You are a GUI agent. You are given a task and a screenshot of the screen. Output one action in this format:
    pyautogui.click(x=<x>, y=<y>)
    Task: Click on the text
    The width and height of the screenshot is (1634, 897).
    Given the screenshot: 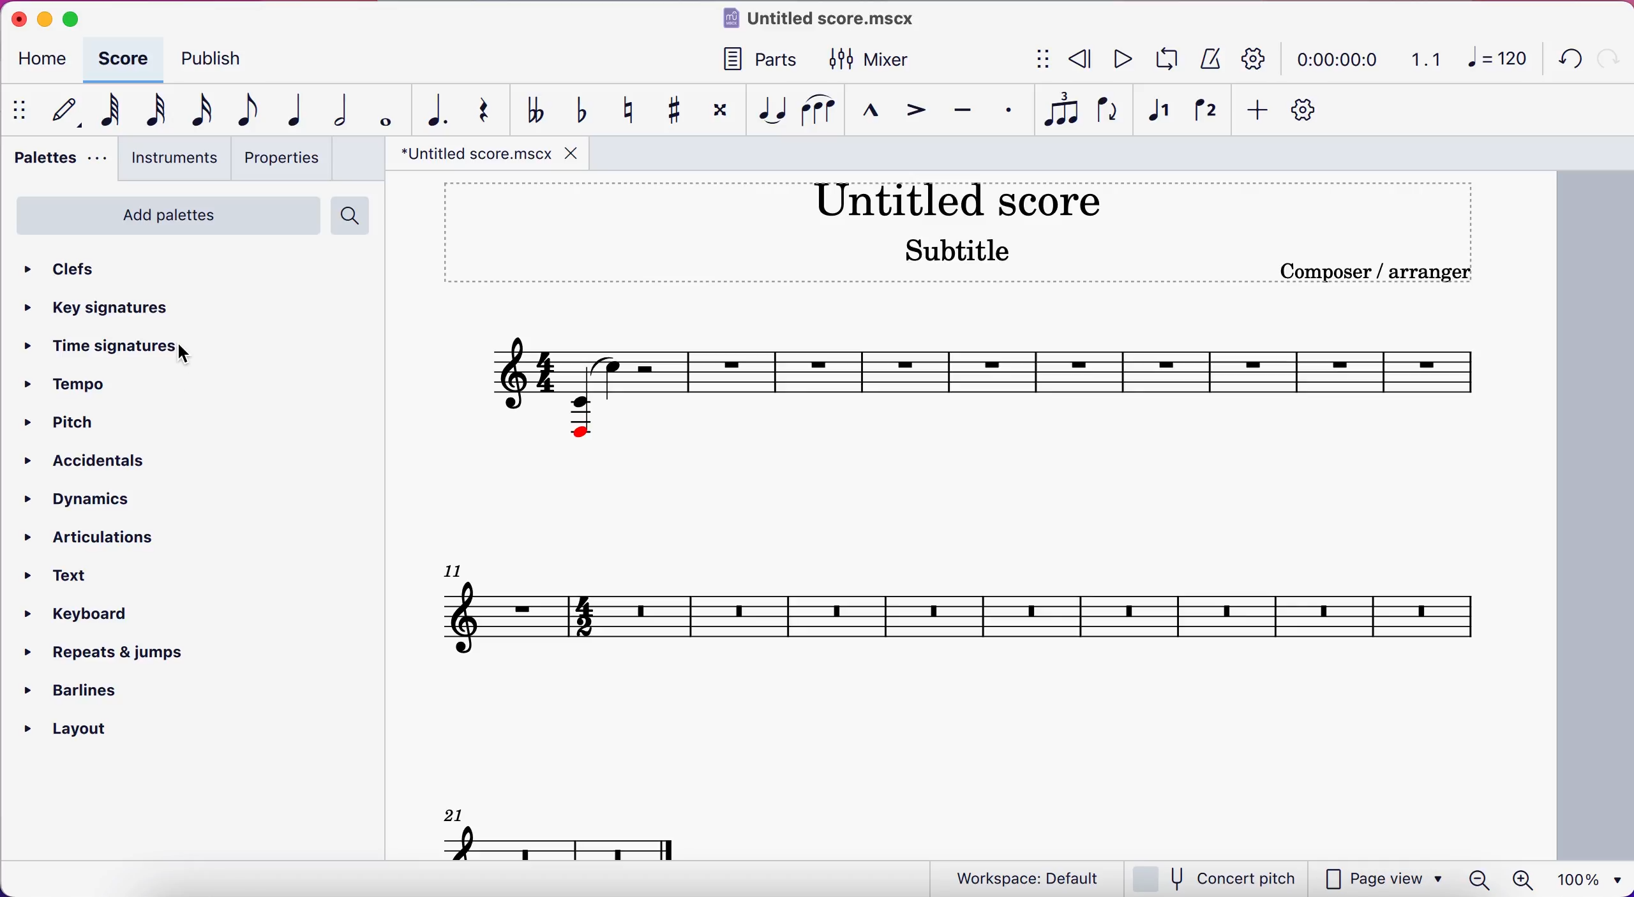 What is the action you would take?
    pyautogui.click(x=63, y=576)
    